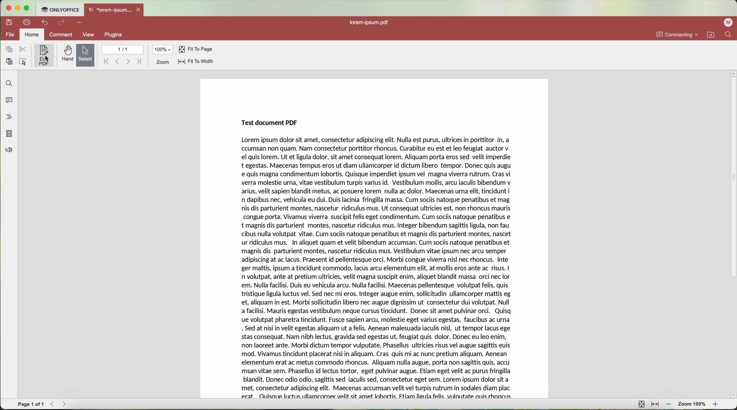 Image resolution: width=737 pixels, height=410 pixels. I want to click on fit to width, so click(655, 404).